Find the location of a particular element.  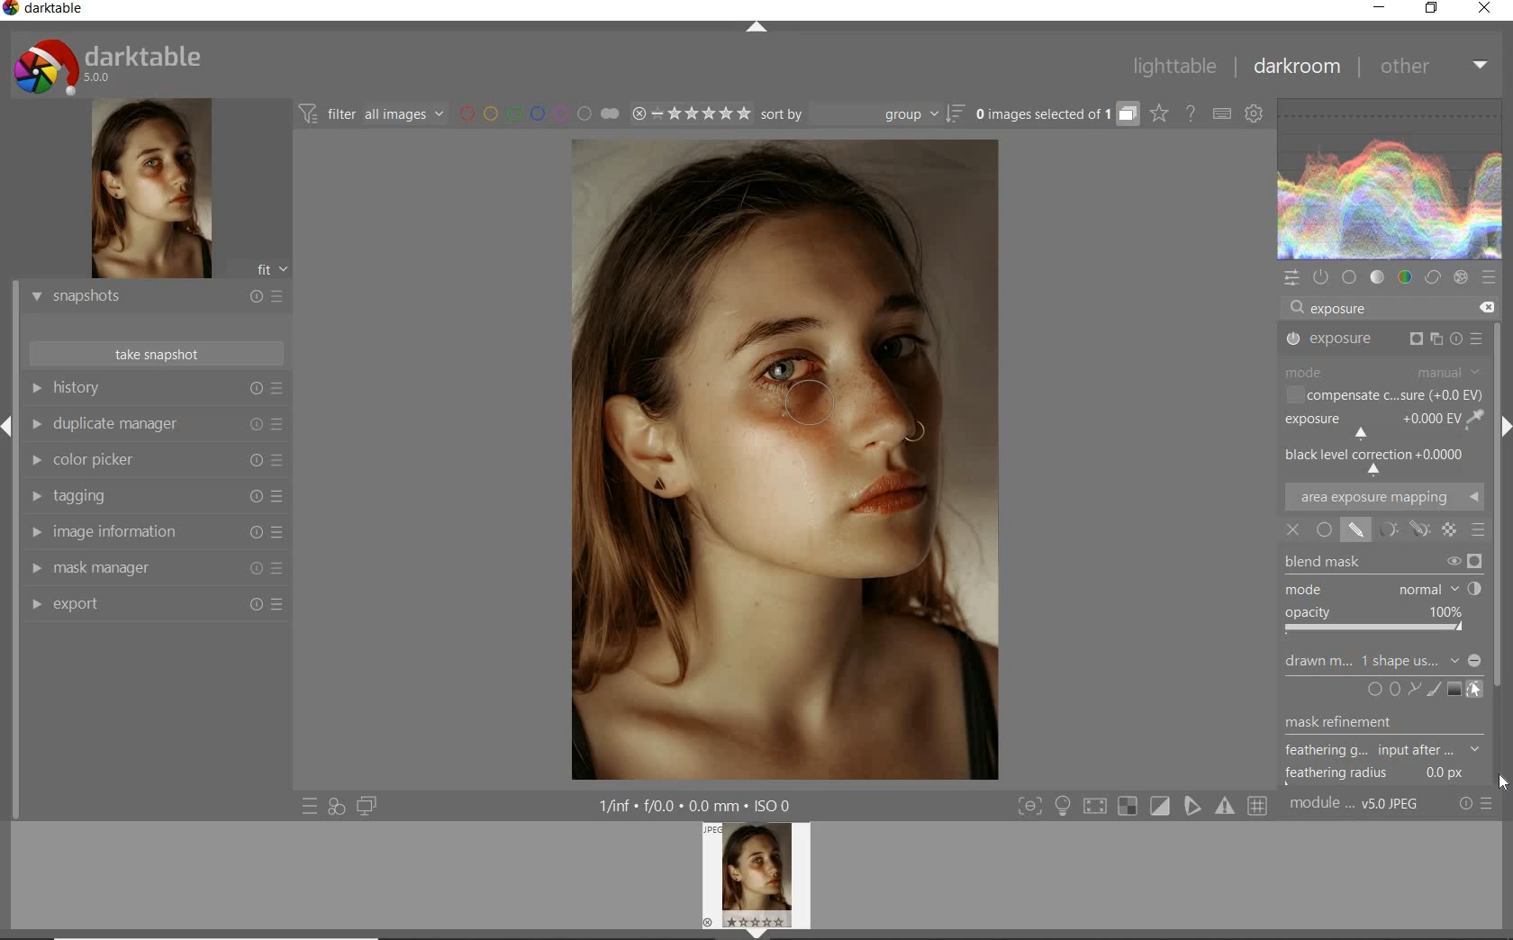

DELETE is located at coordinates (1485, 305).